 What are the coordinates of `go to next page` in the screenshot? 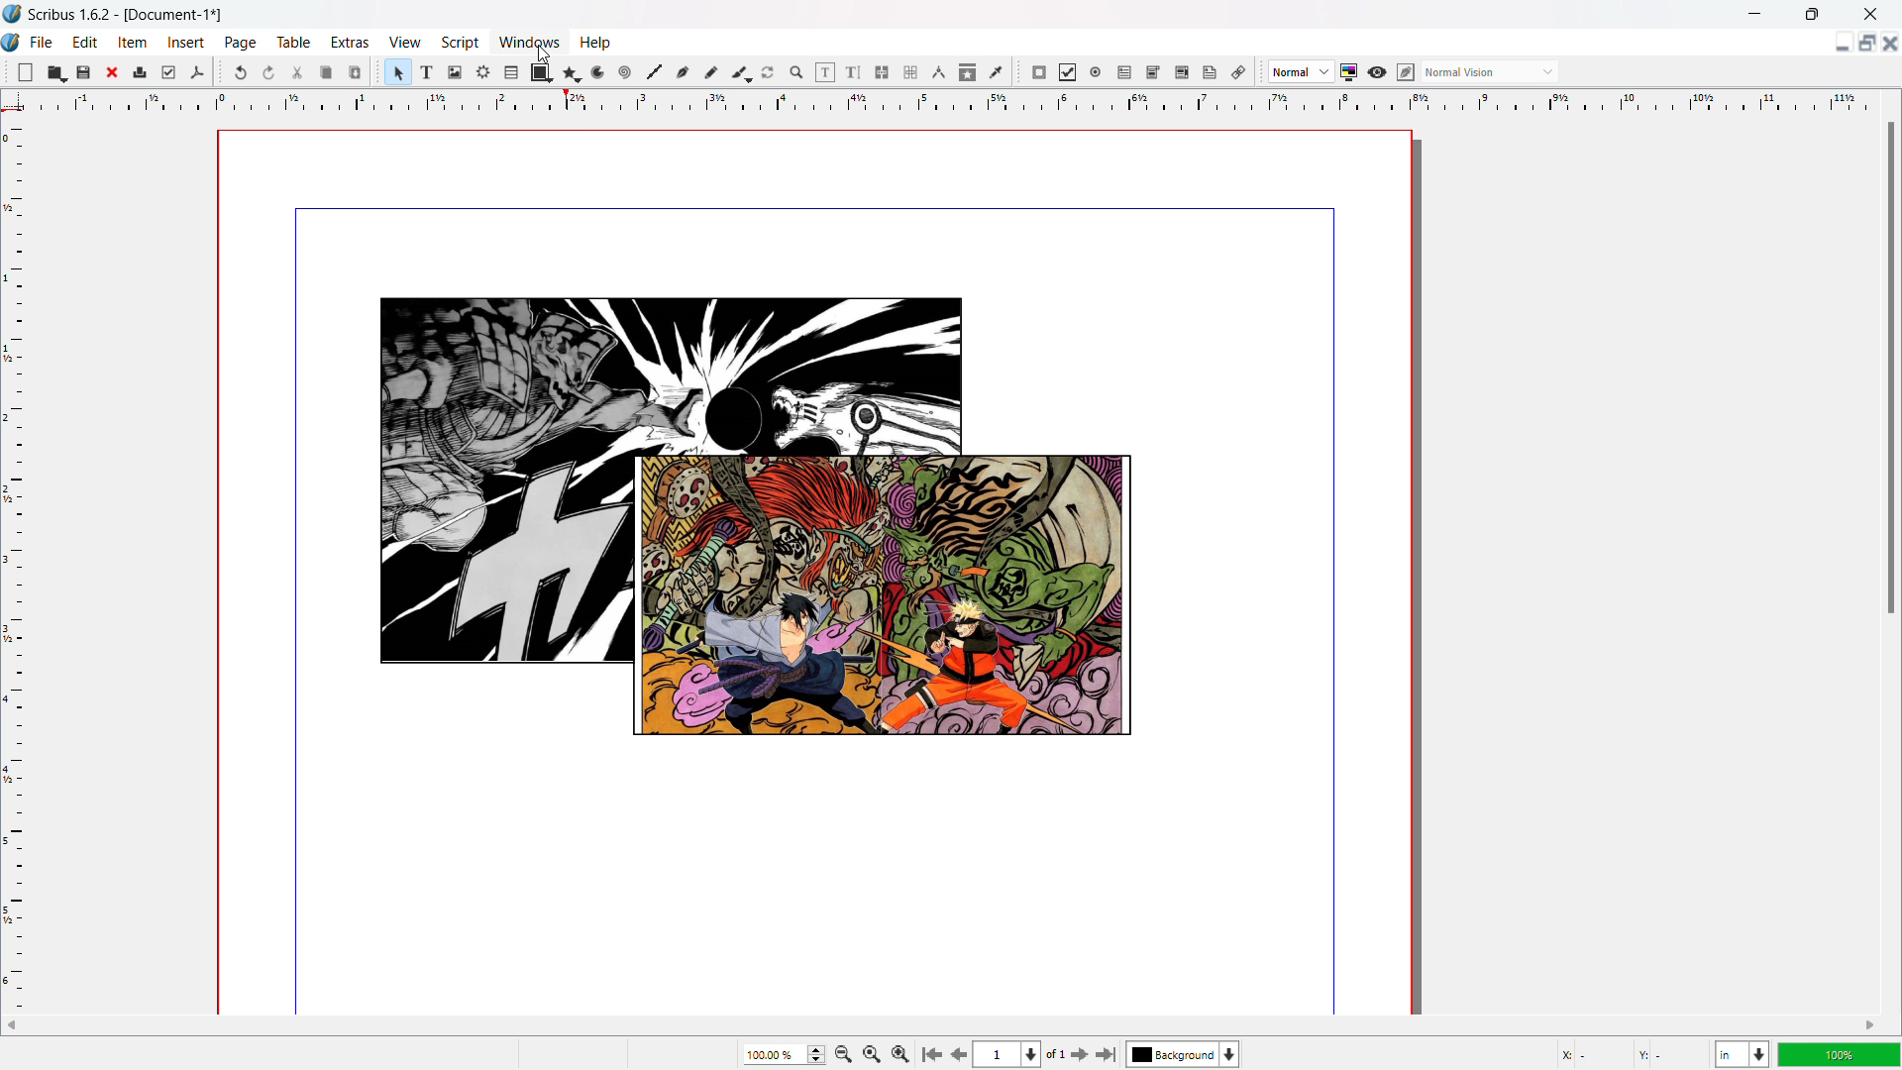 It's located at (1079, 1054).